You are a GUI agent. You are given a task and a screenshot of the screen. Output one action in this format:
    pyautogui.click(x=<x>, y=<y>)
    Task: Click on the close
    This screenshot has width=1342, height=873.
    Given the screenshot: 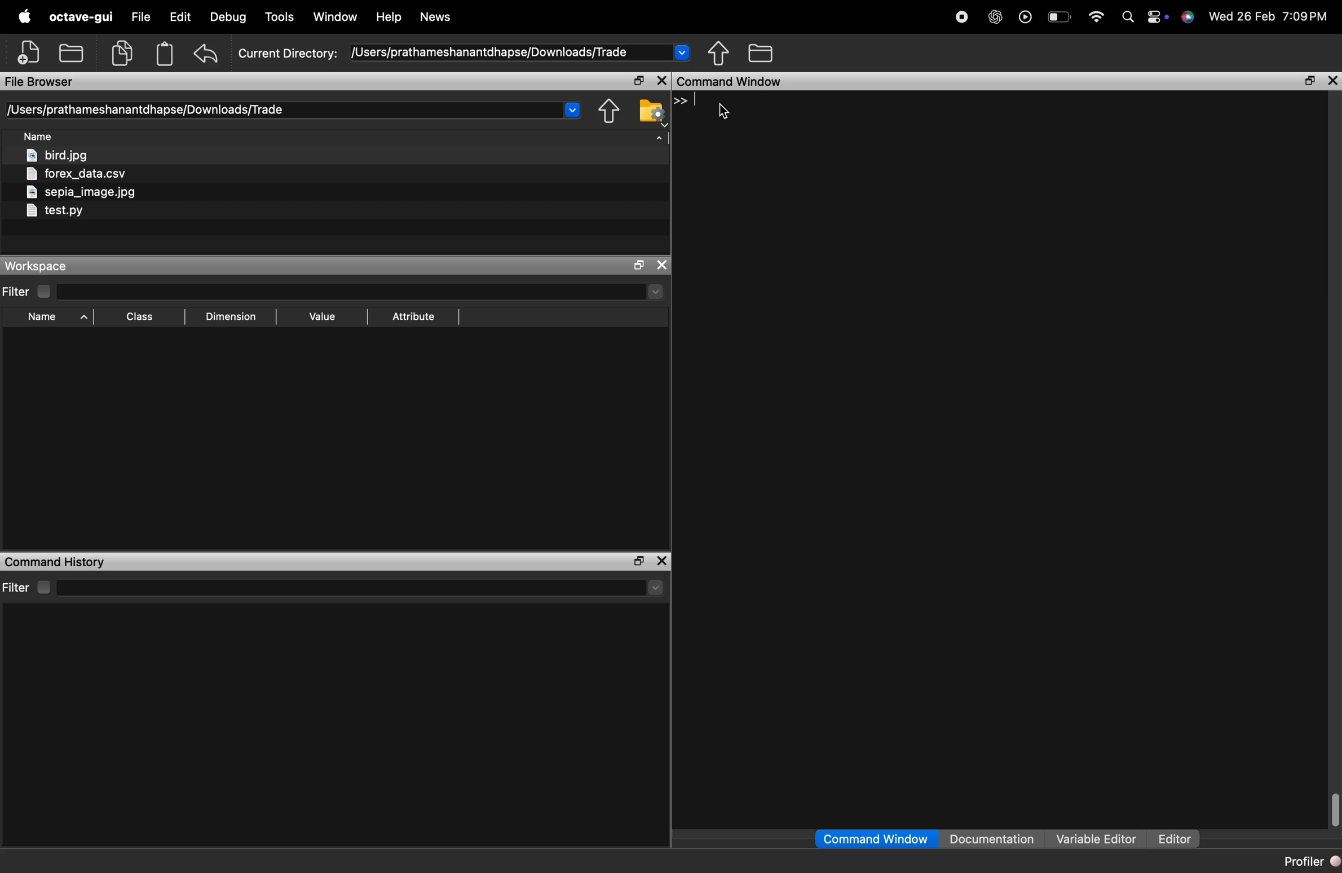 What is the action you would take?
    pyautogui.click(x=663, y=81)
    